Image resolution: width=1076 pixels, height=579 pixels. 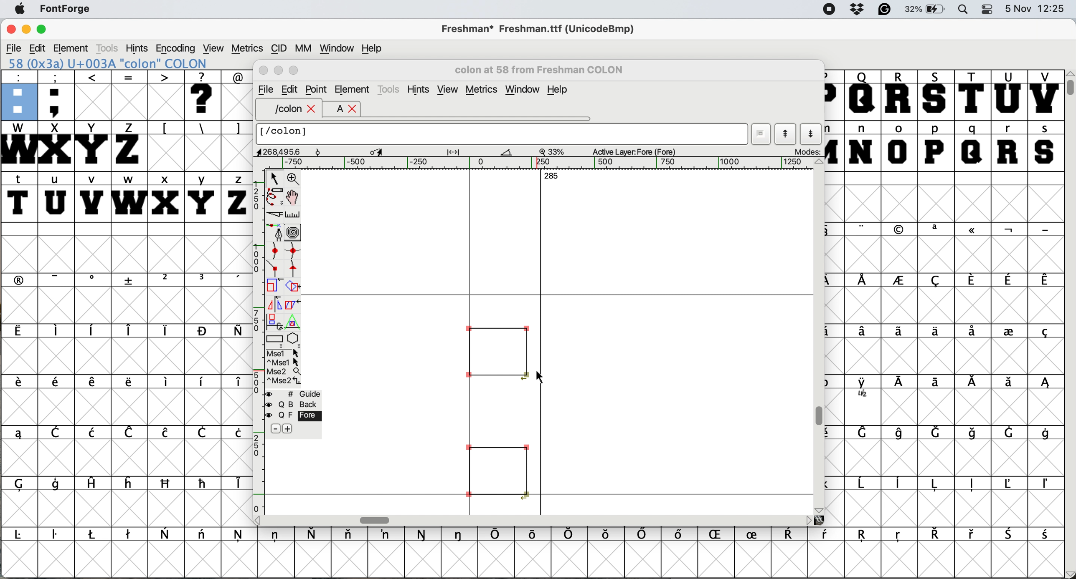 What do you see at coordinates (864, 332) in the screenshot?
I see `symbol` at bounding box center [864, 332].